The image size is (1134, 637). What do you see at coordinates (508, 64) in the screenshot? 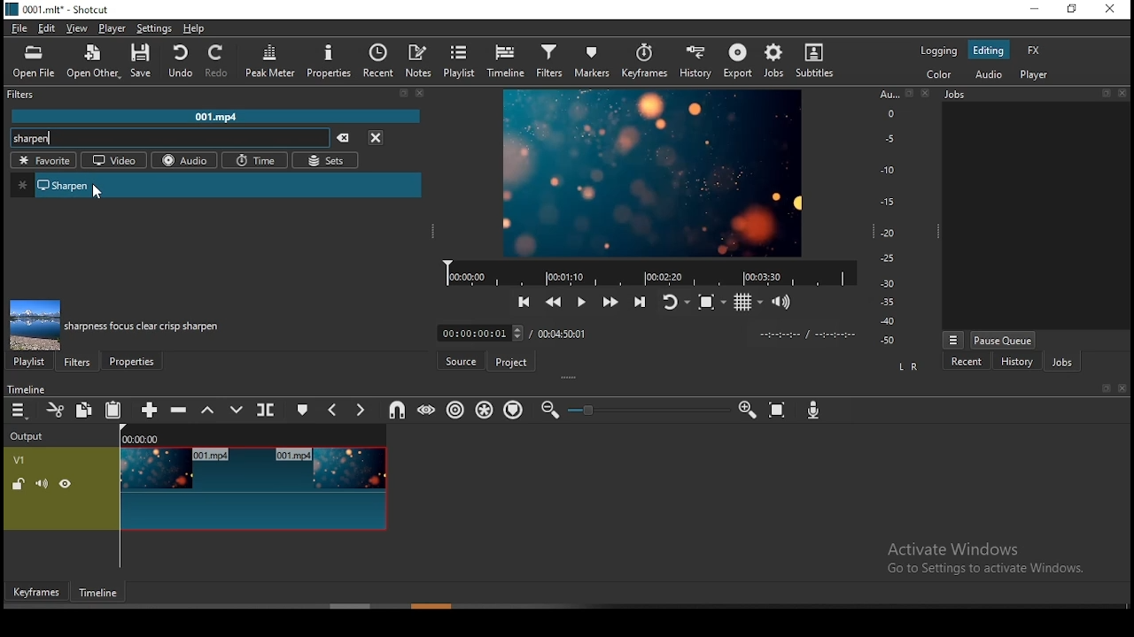
I see `timeline` at bounding box center [508, 64].